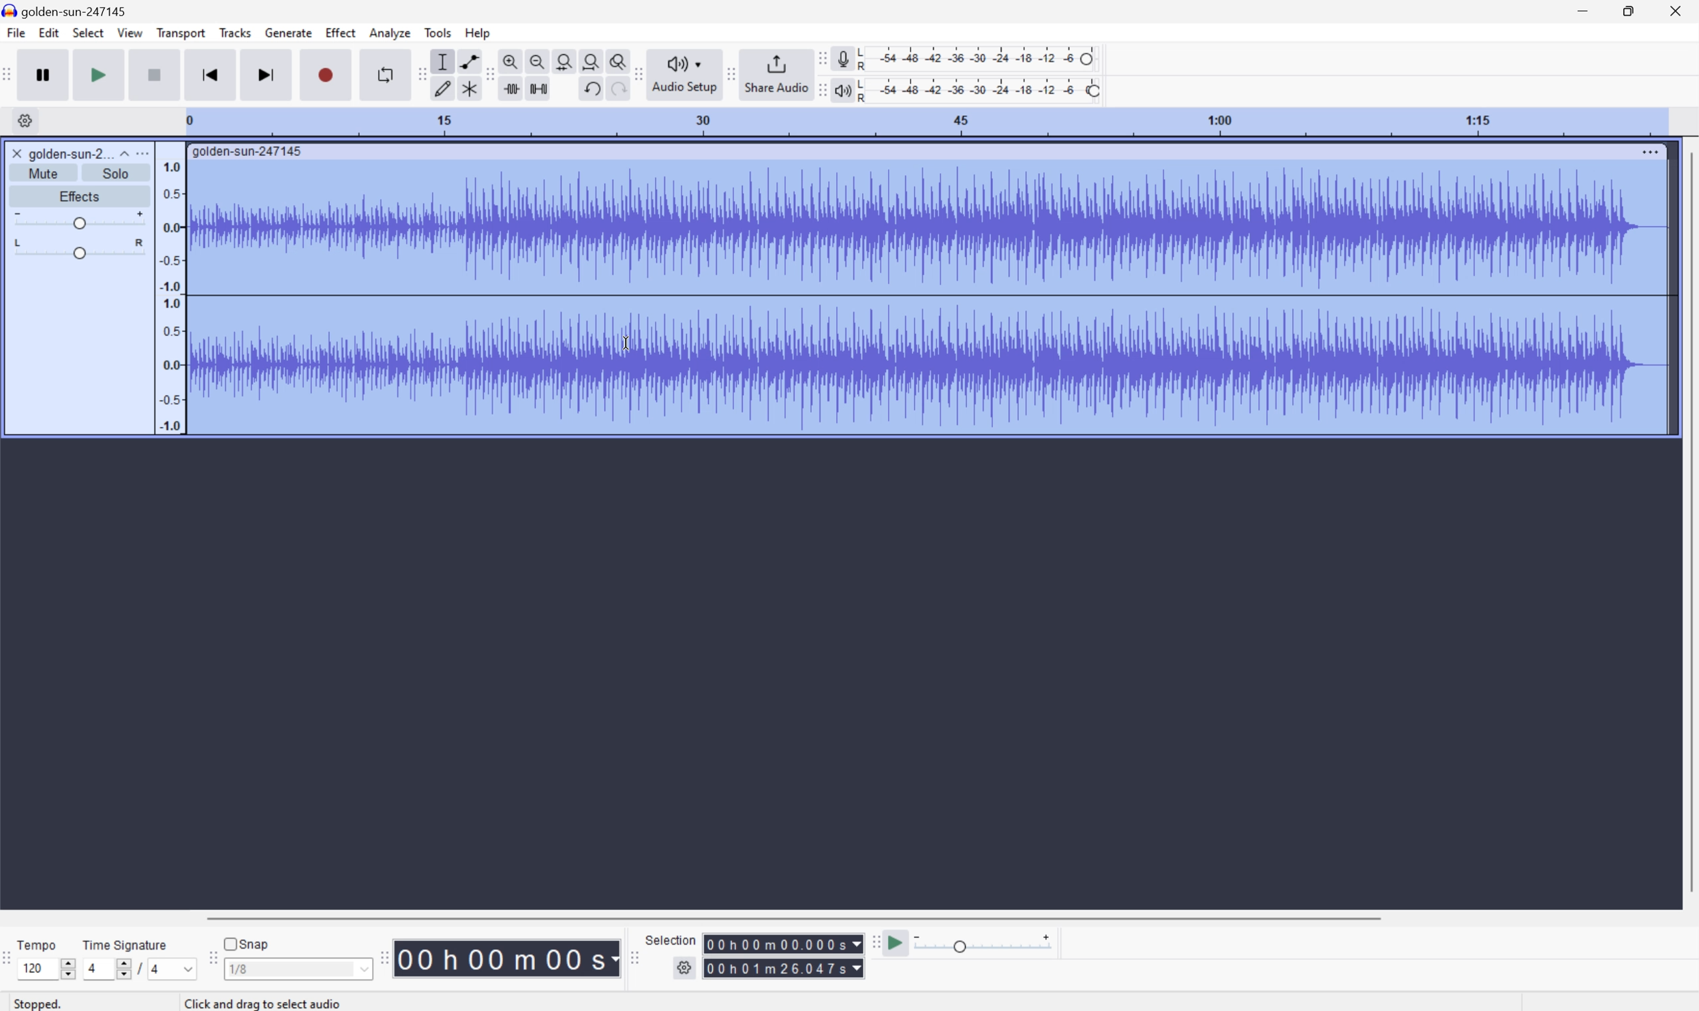  I want to click on 4, so click(174, 969).